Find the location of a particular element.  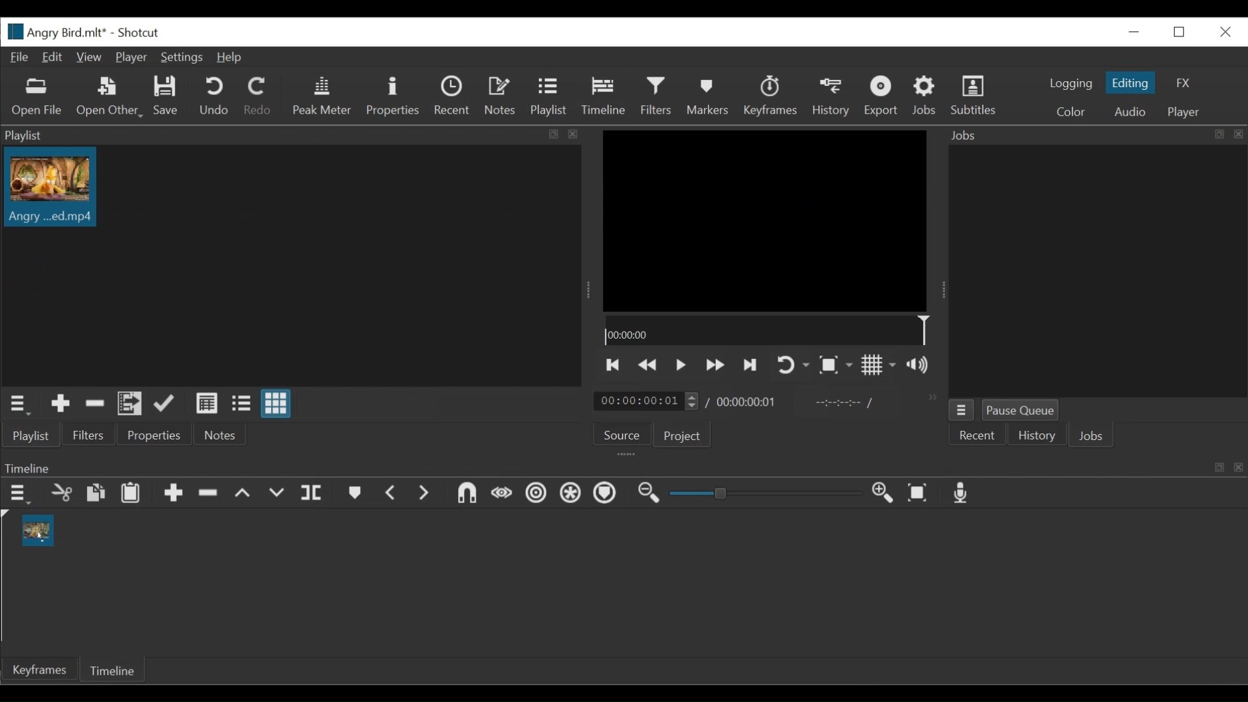

Zoom timeline in is located at coordinates (884, 493).